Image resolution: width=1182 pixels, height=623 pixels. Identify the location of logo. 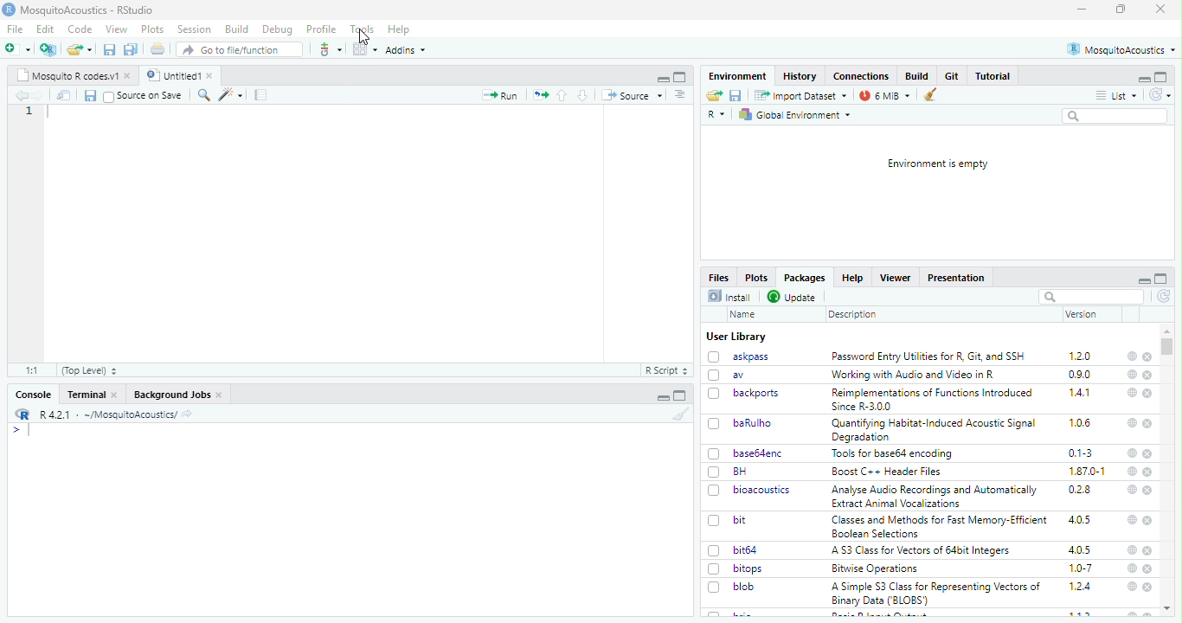
(23, 414).